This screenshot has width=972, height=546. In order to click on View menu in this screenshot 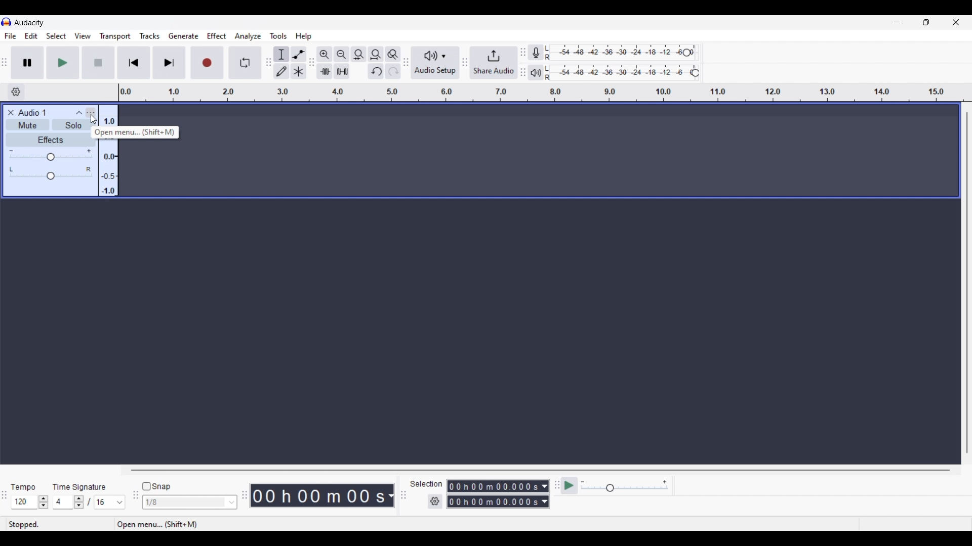, I will do `click(83, 36)`.